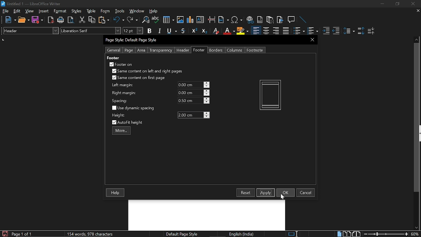 The image size is (421, 237). I want to click on Insert symbol, so click(237, 20).